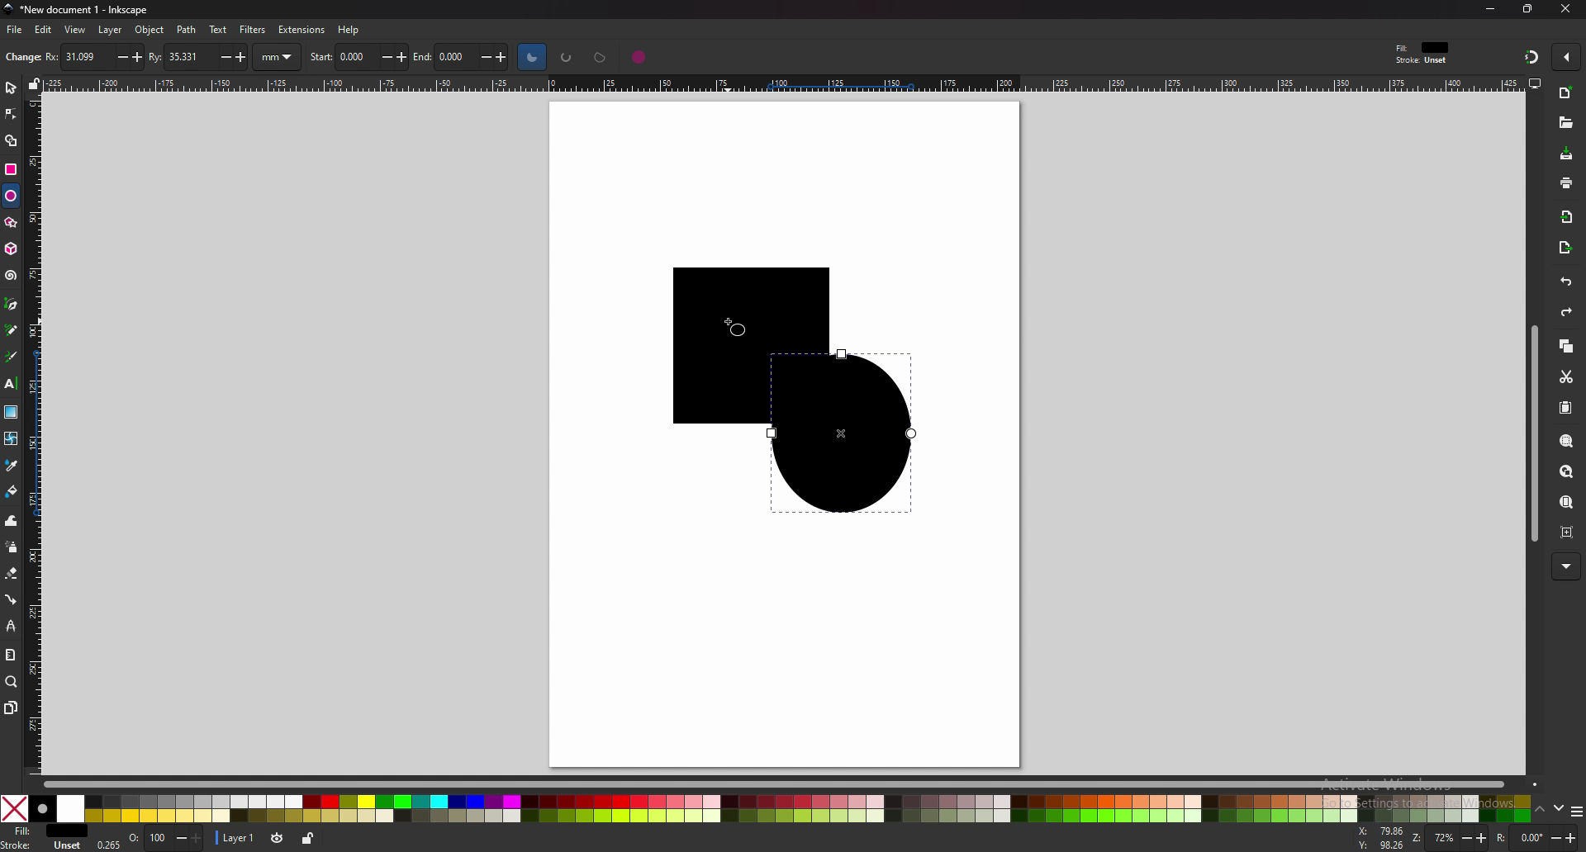 The height and width of the screenshot is (852, 1586). Describe the element at coordinates (1529, 56) in the screenshot. I see `snapping` at that location.